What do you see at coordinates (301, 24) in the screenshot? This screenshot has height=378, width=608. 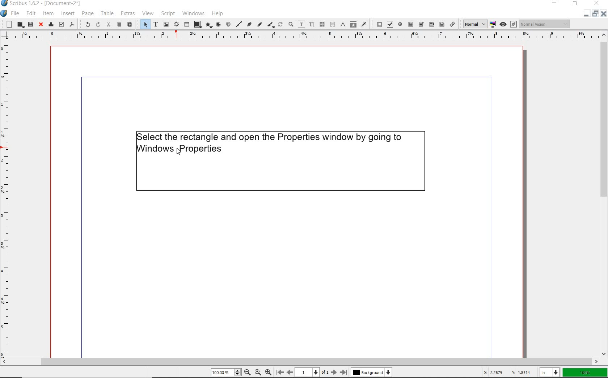 I see `edit contents of frame` at bounding box center [301, 24].